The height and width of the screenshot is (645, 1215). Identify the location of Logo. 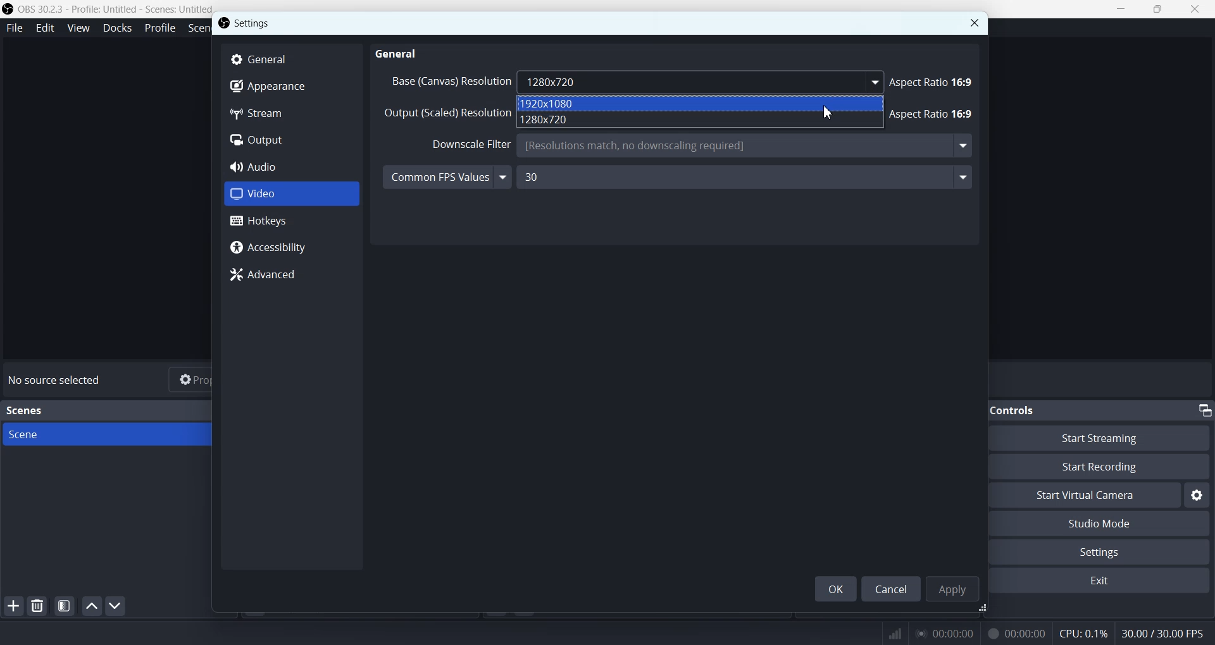
(108, 9).